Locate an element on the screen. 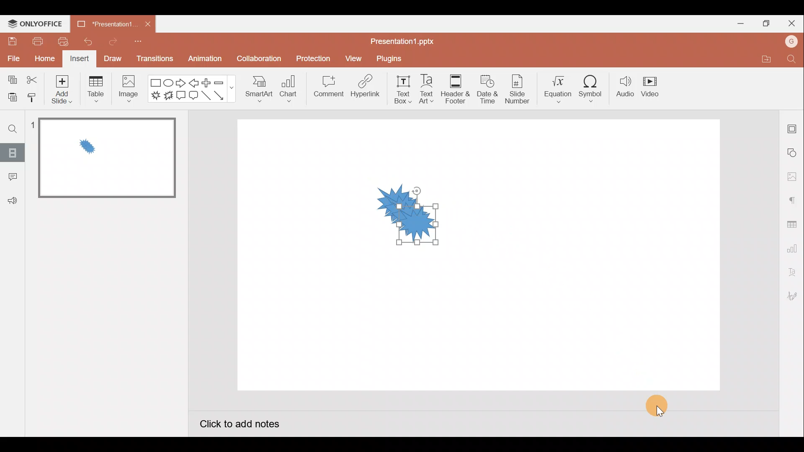 The width and height of the screenshot is (804, 452). Table settings is located at coordinates (794, 223).